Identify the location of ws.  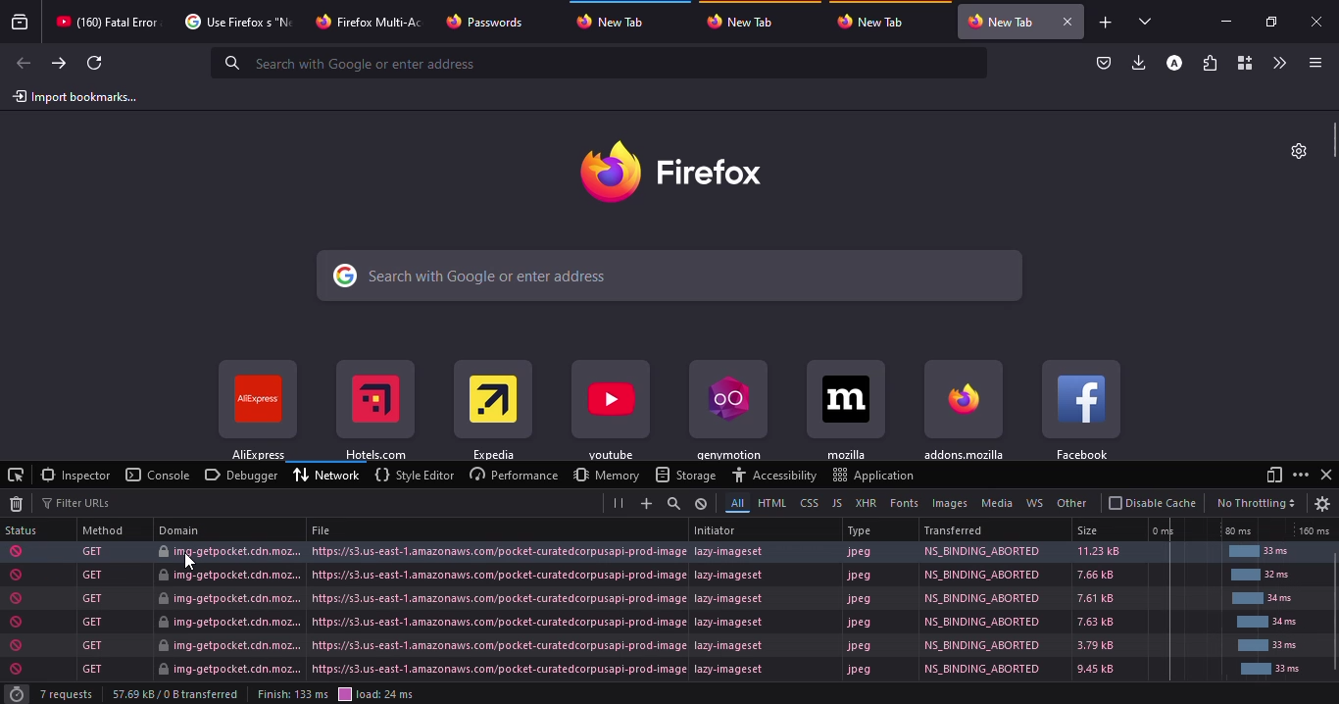
(1035, 503).